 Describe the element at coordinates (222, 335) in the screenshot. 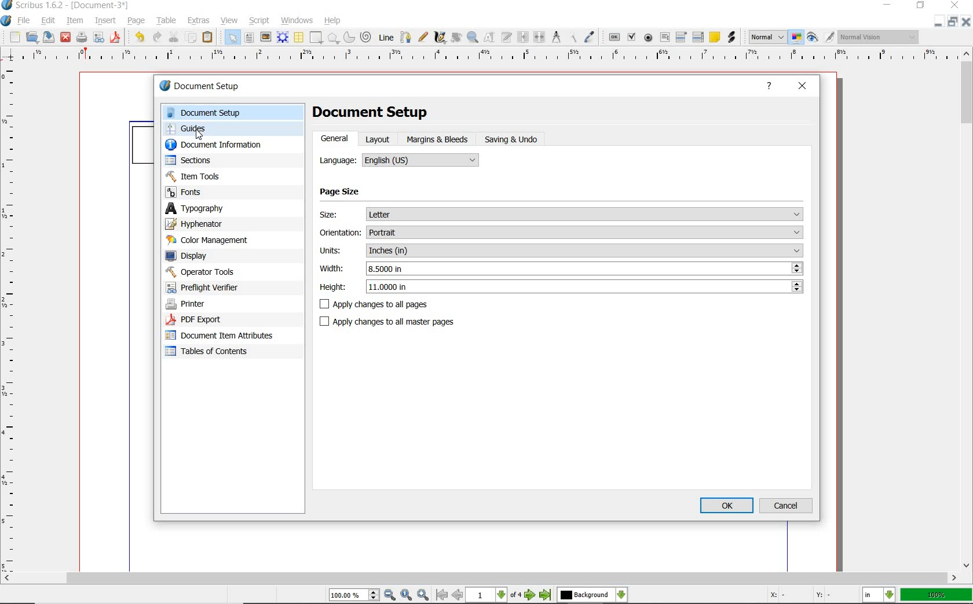

I see `document item attributes` at that location.